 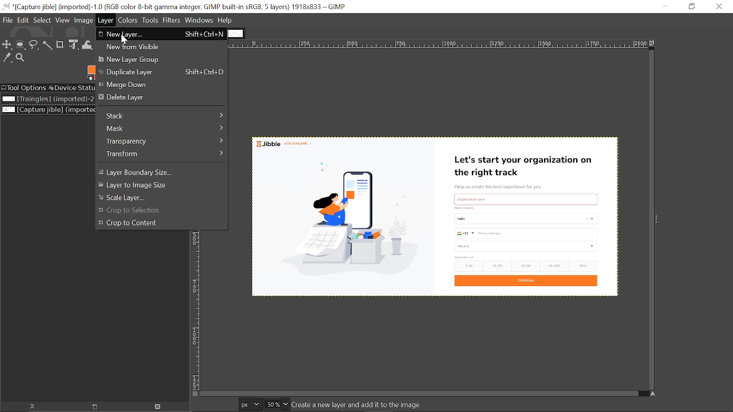 I want to click on Toggle quick mask on/off, so click(x=194, y=394).